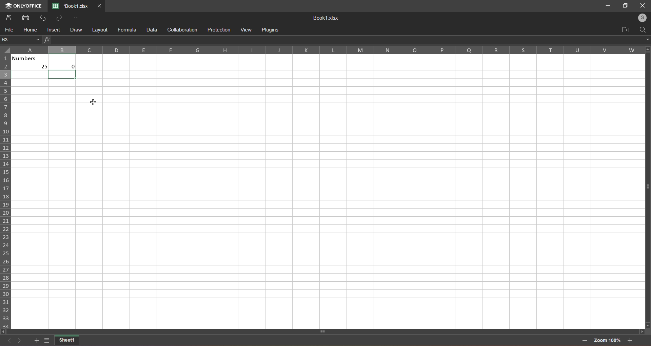  What do you see at coordinates (28, 30) in the screenshot?
I see `home` at bounding box center [28, 30].